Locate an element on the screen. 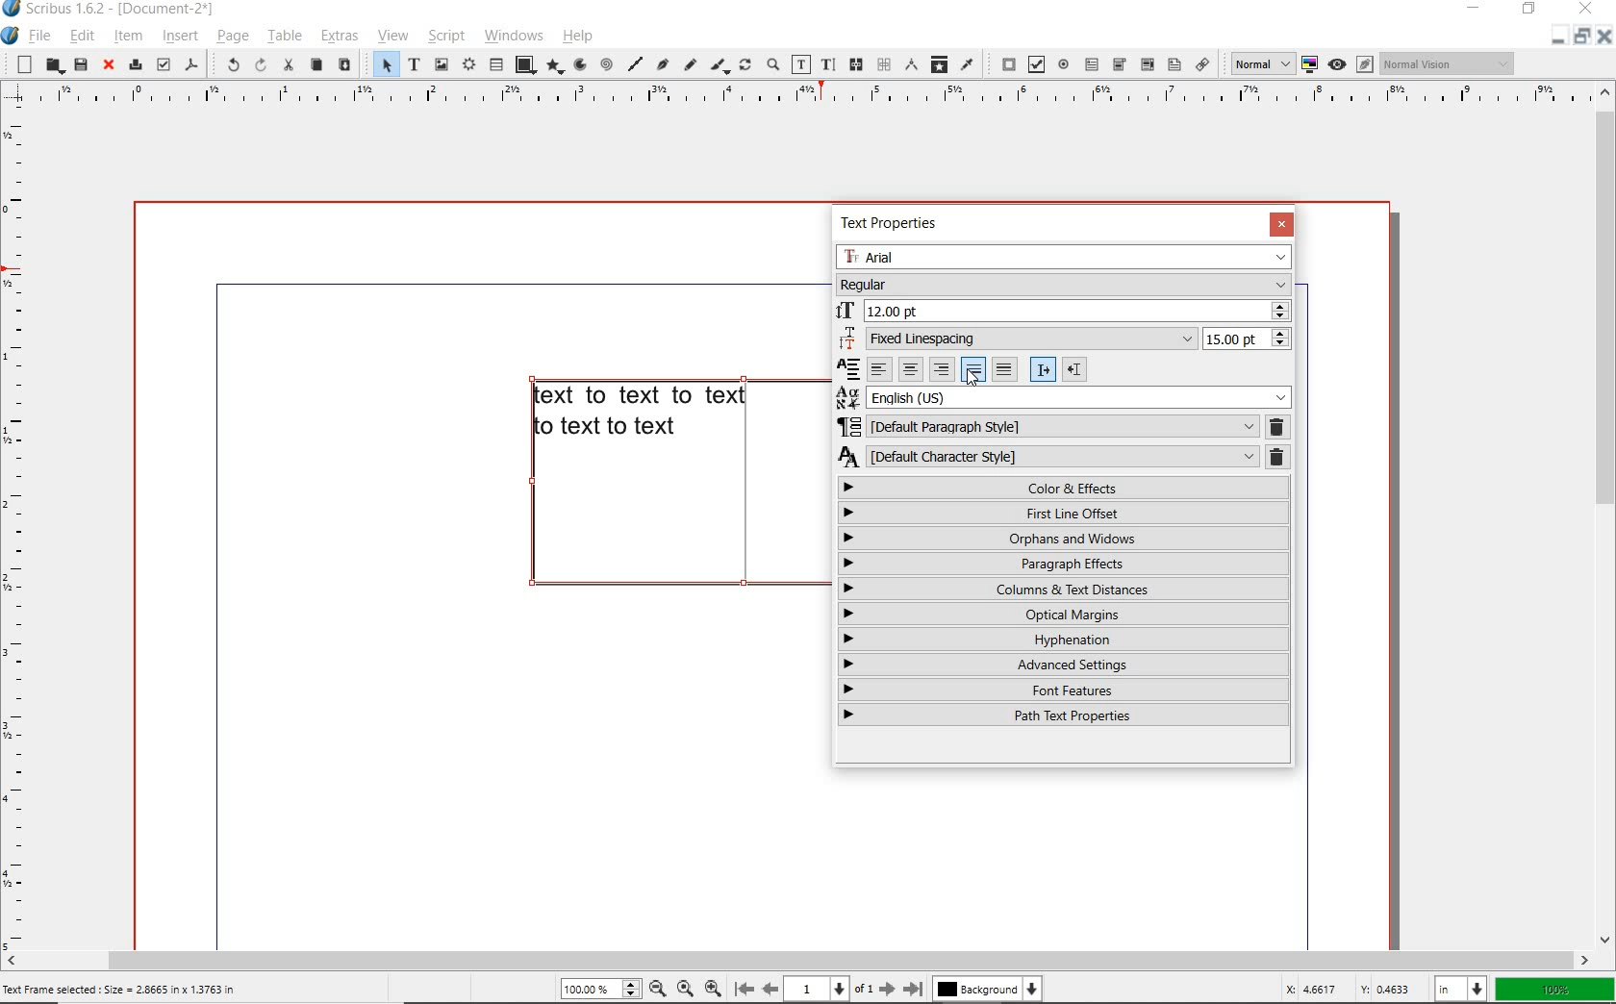 This screenshot has width=1616, height=1004. link text frames is located at coordinates (856, 65).